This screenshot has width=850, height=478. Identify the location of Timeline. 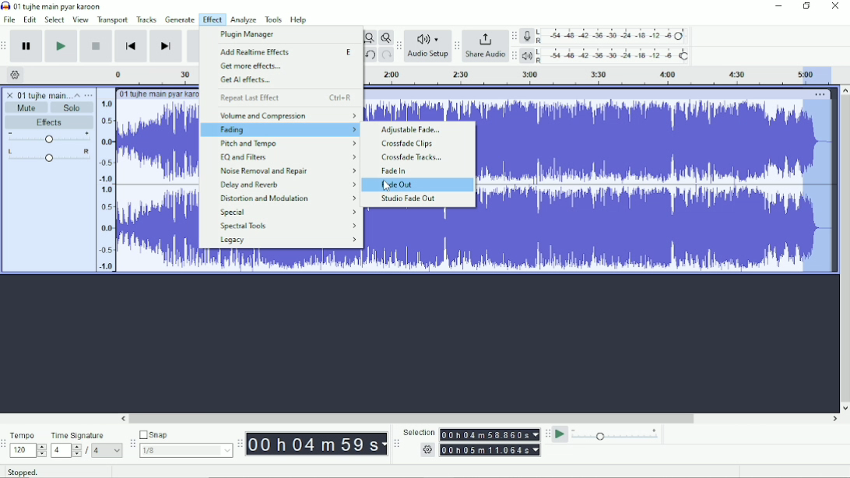
(147, 76).